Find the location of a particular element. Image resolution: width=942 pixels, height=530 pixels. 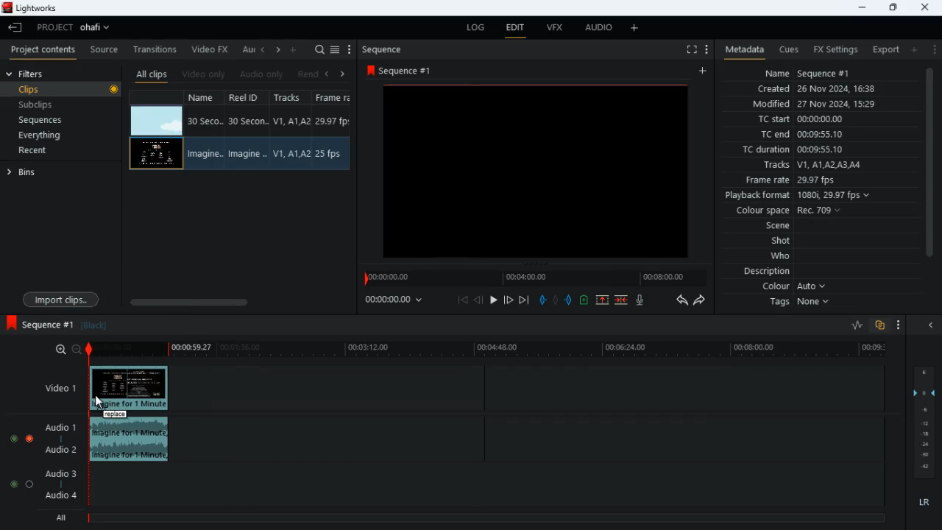

video only is located at coordinates (205, 74).